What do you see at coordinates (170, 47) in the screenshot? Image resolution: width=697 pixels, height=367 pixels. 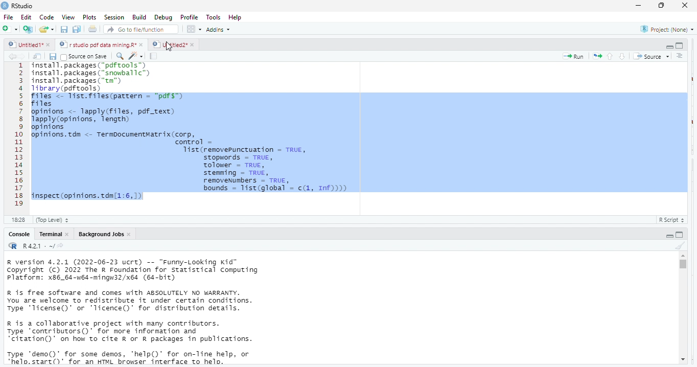 I see `cursor movement` at bounding box center [170, 47].